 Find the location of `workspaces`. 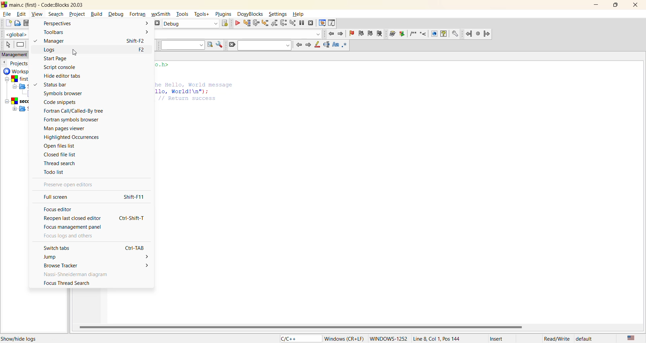

workspaces is located at coordinates (14, 92).